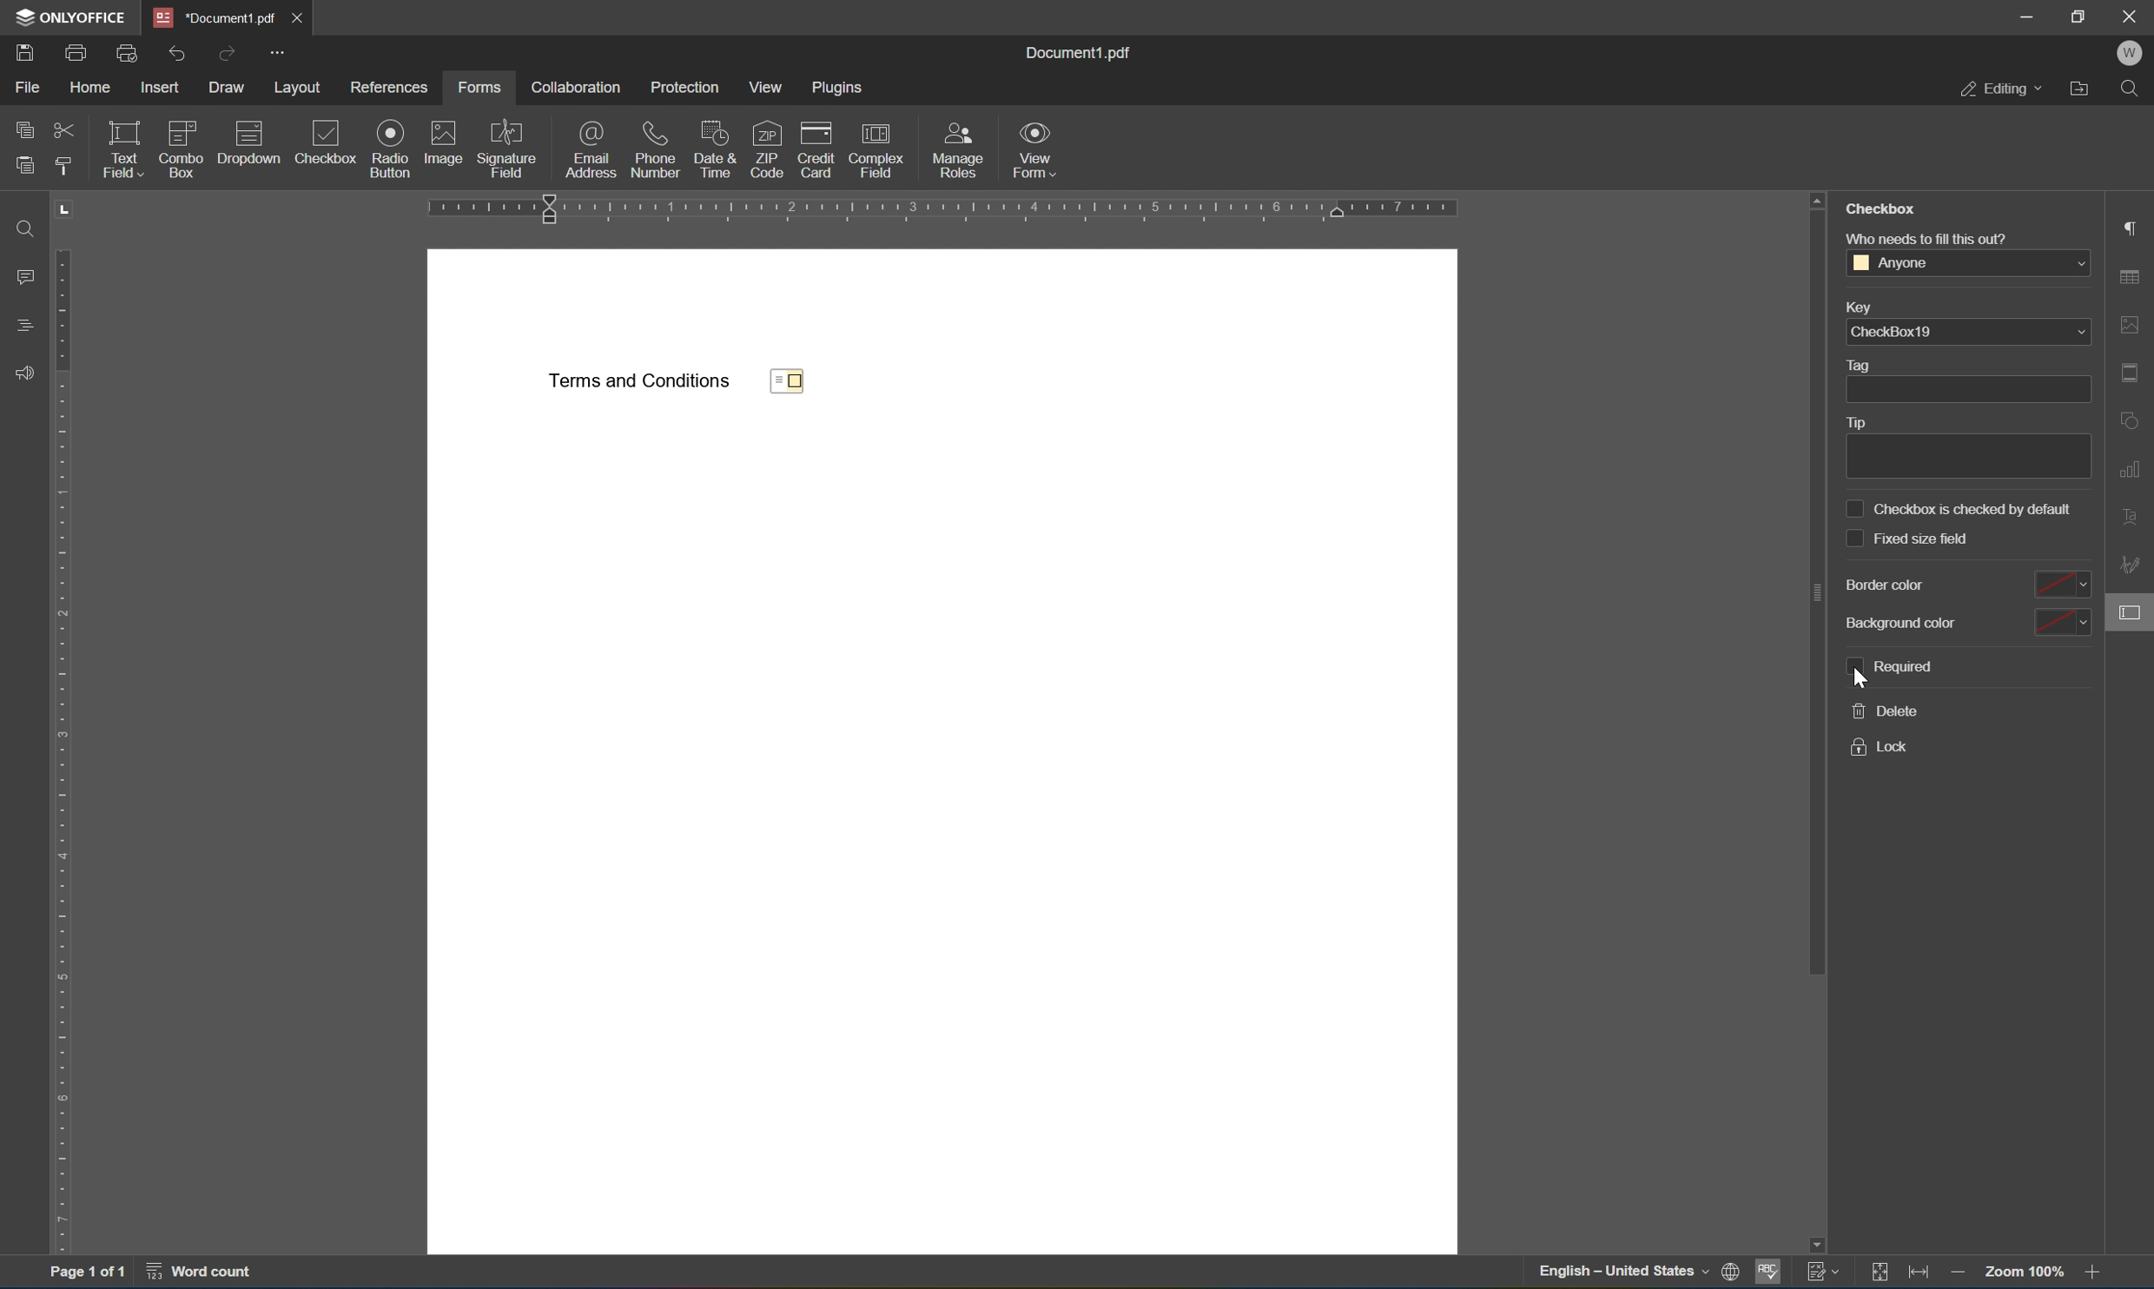 The image size is (2154, 1289). I want to click on phone number, so click(656, 149).